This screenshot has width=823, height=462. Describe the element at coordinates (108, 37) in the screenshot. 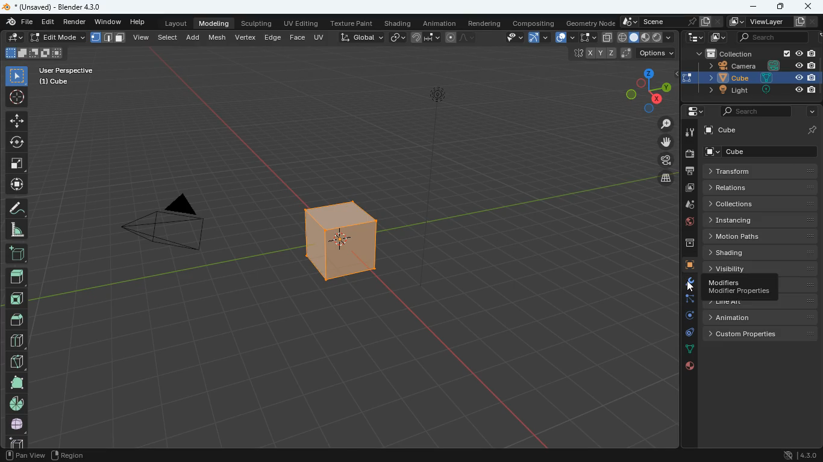

I see `shape` at that location.